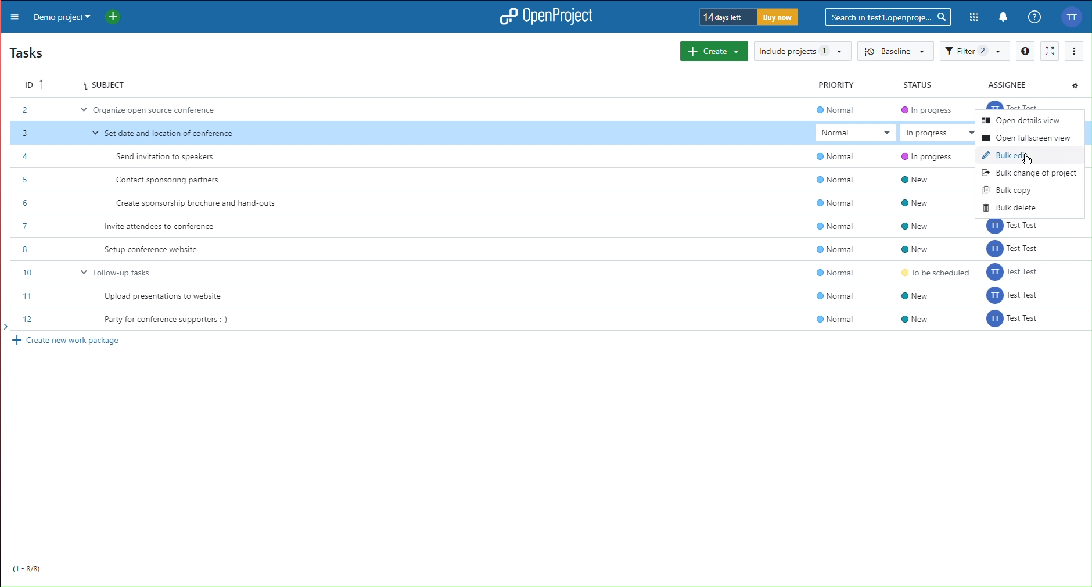 The image size is (1092, 587). Describe the element at coordinates (714, 51) in the screenshot. I see `Create` at that location.